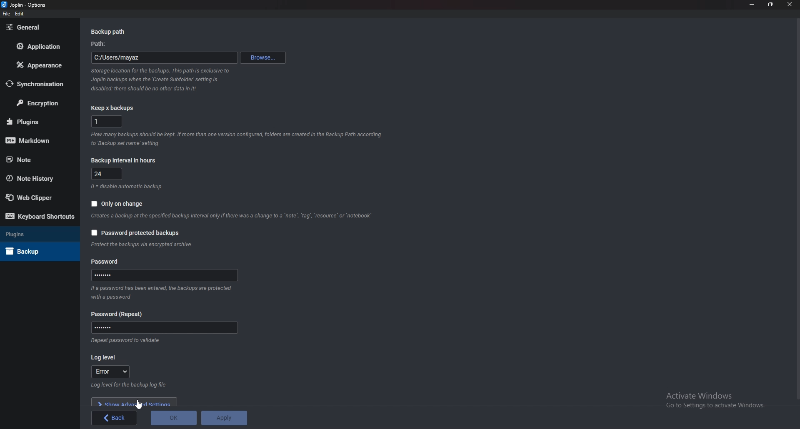 The image size is (800, 429). I want to click on Password, so click(121, 314).